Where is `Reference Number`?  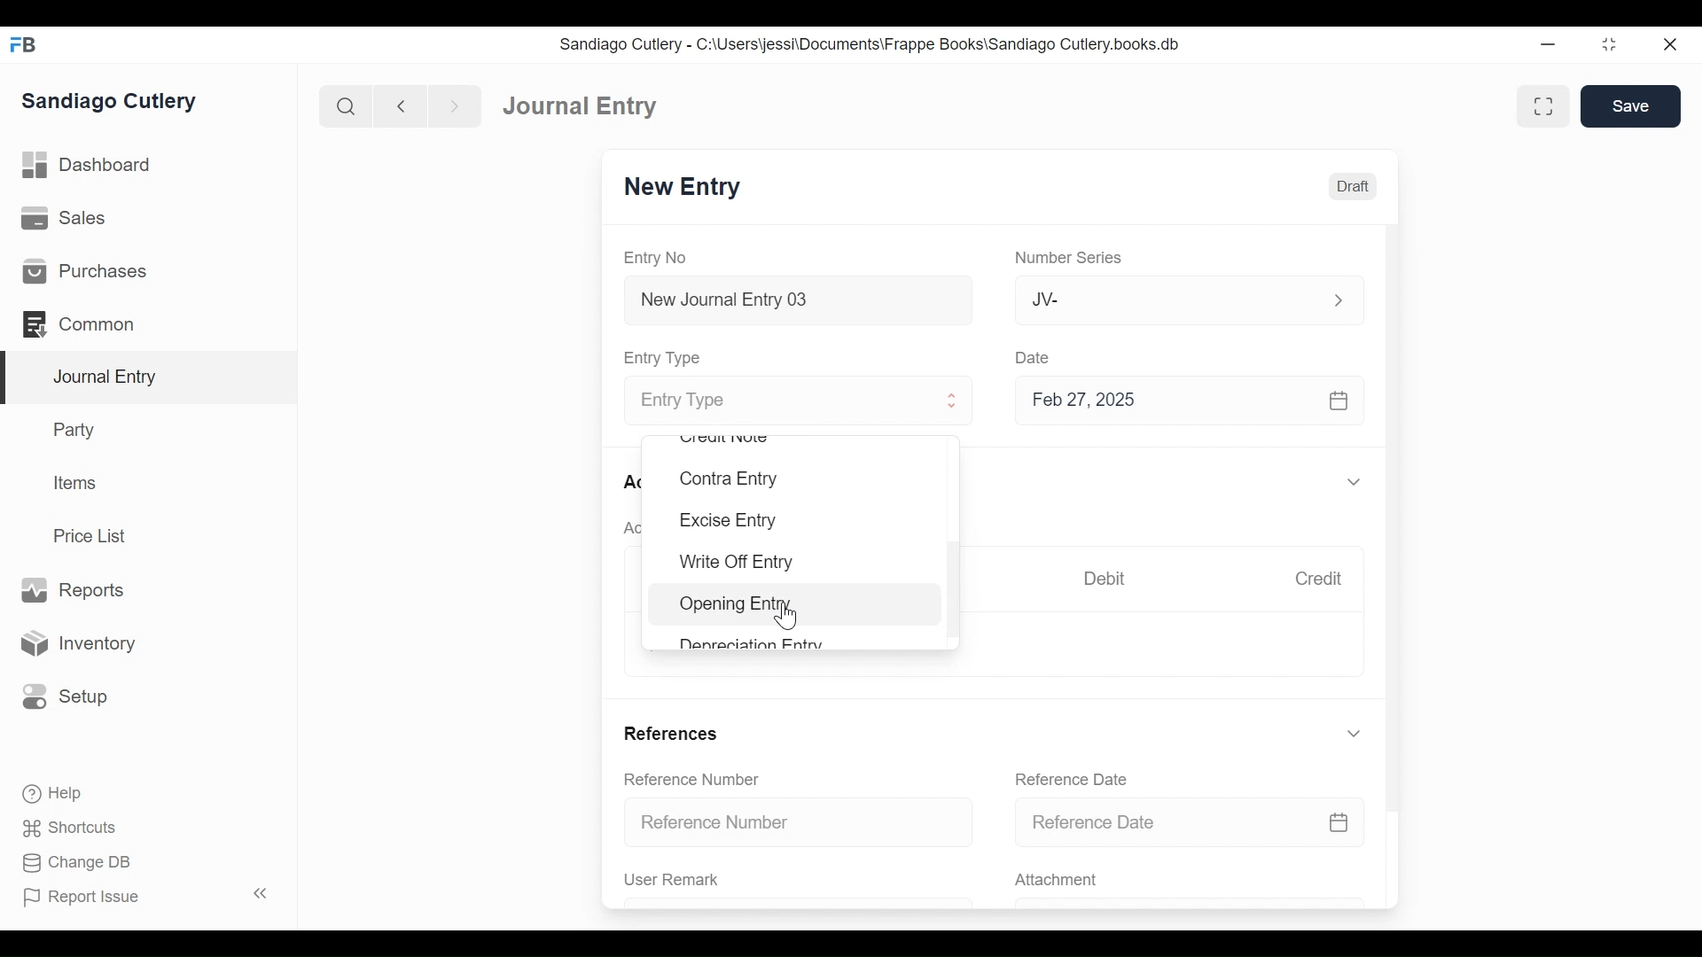
Reference Number is located at coordinates (794, 825).